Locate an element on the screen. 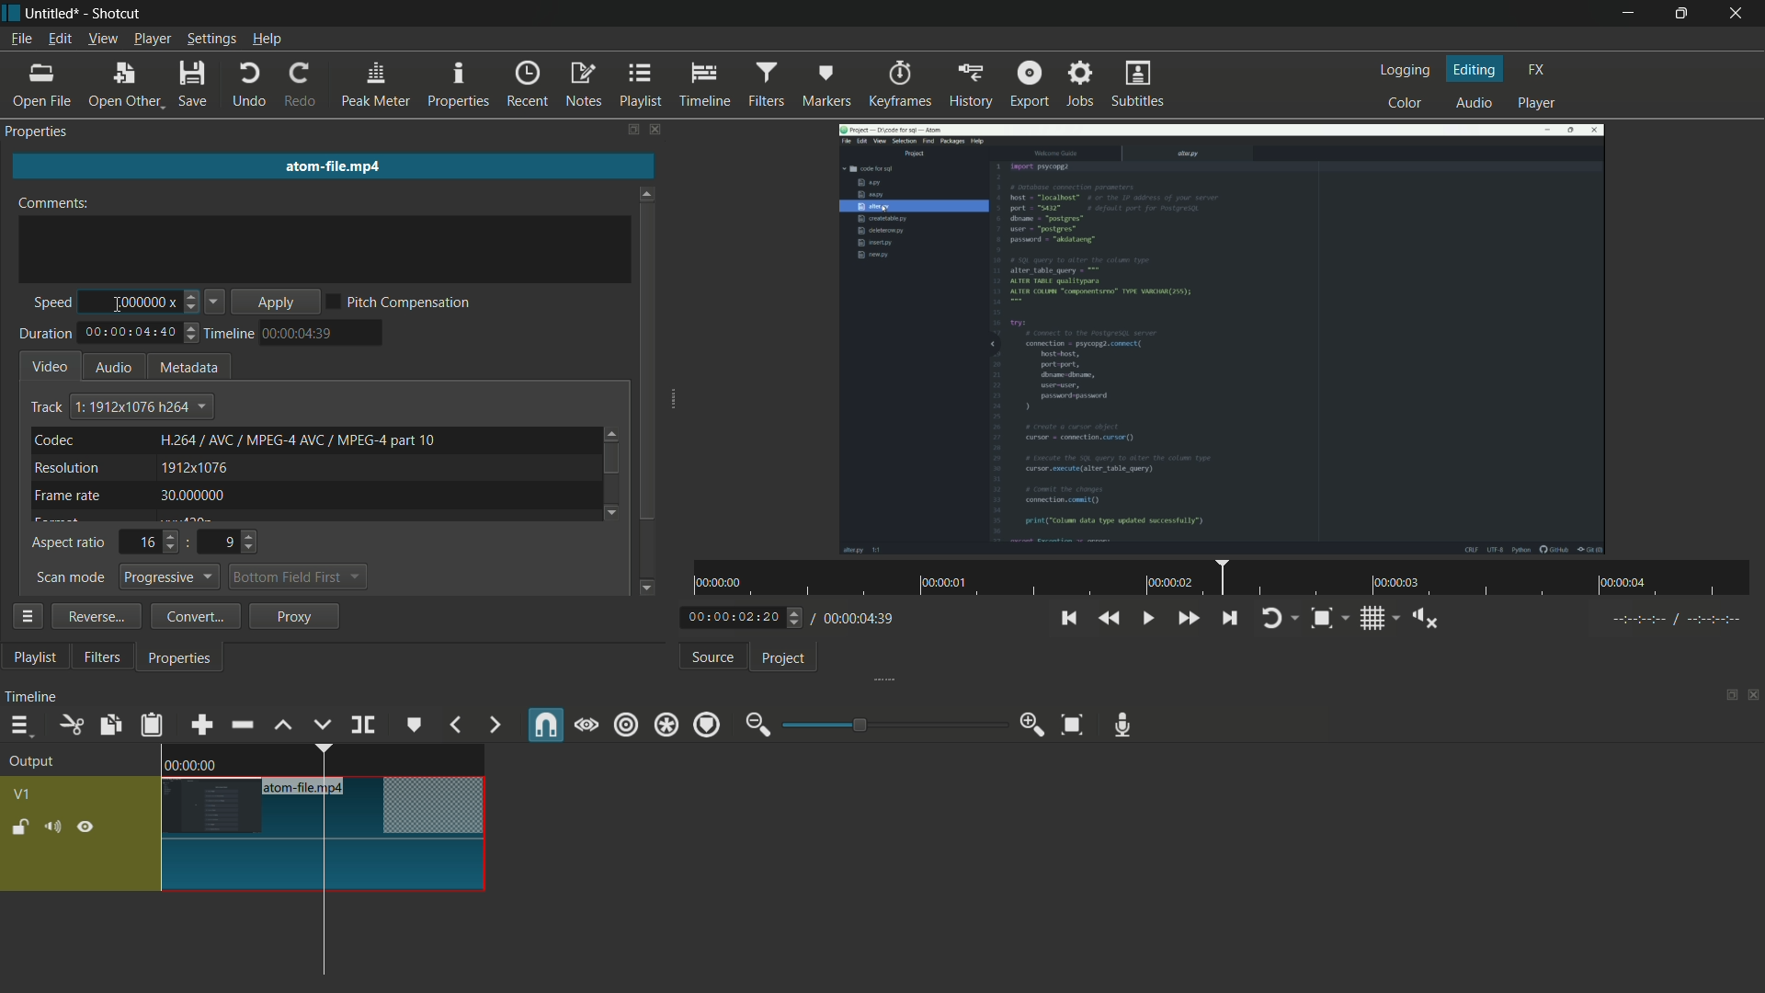  subtitles is located at coordinates (1140, 83).